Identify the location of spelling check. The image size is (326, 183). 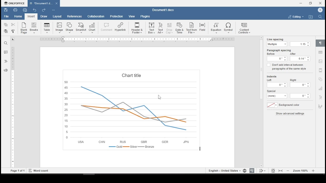
(252, 171).